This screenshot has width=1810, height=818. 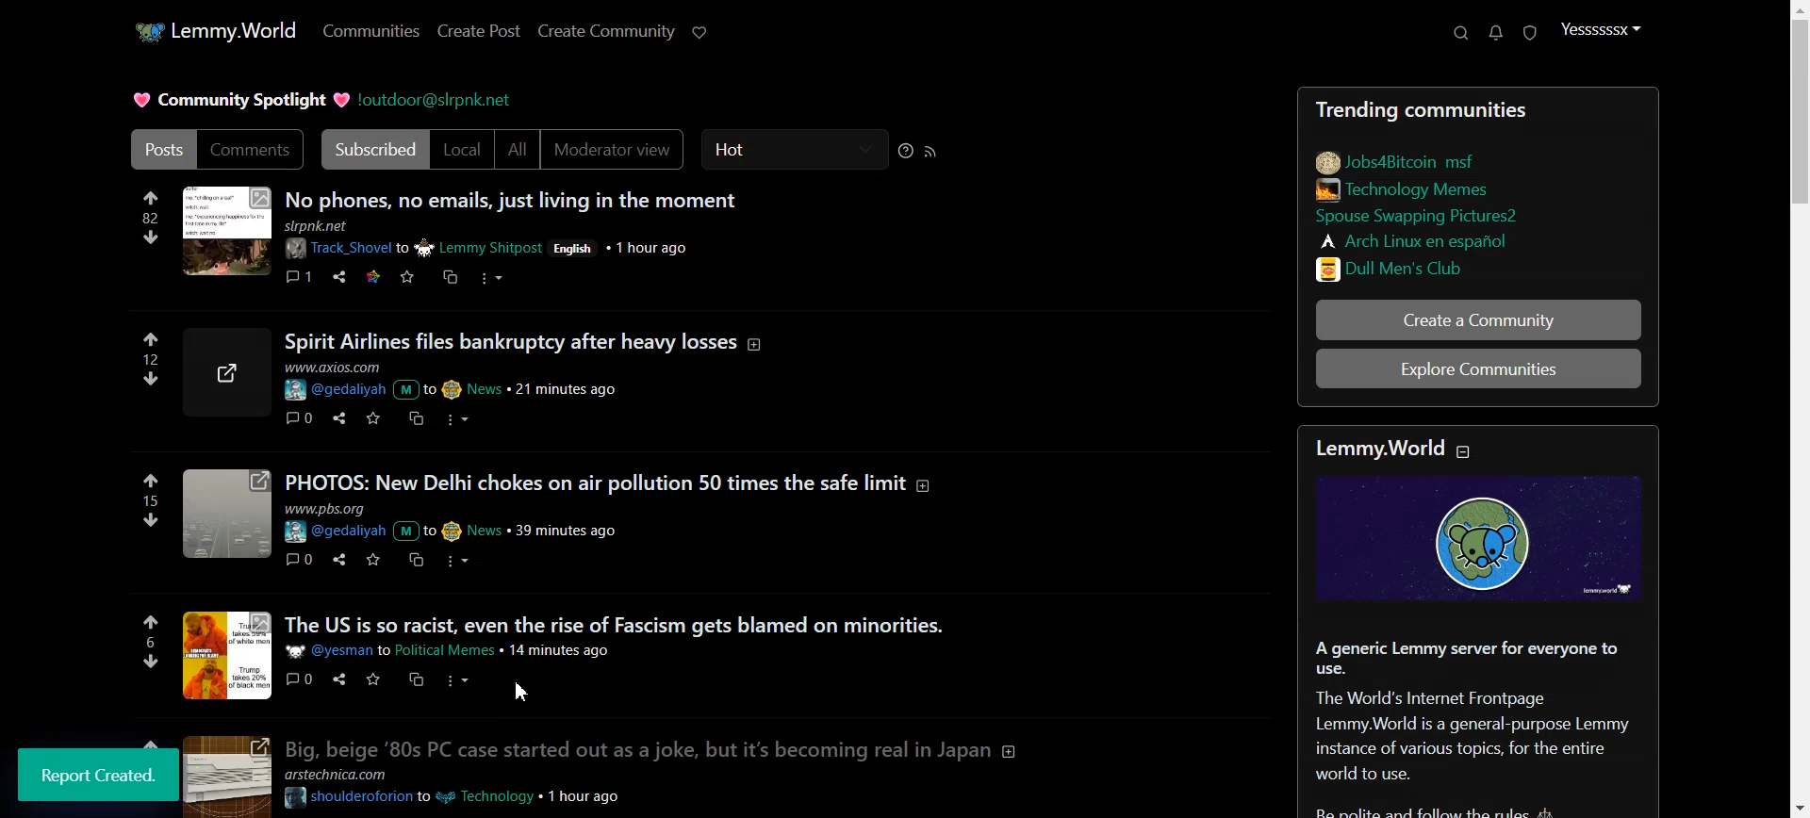 What do you see at coordinates (1479, 319) in the screenshot?
I see `Create a Community` at bounding box center [1479, 319].